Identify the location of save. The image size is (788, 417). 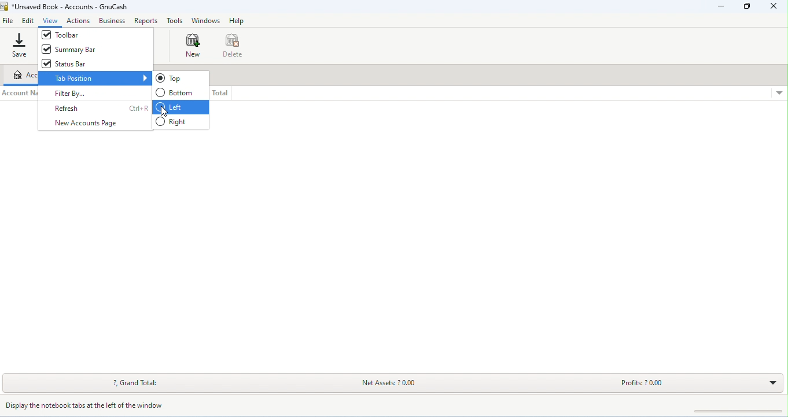
(21, 46).